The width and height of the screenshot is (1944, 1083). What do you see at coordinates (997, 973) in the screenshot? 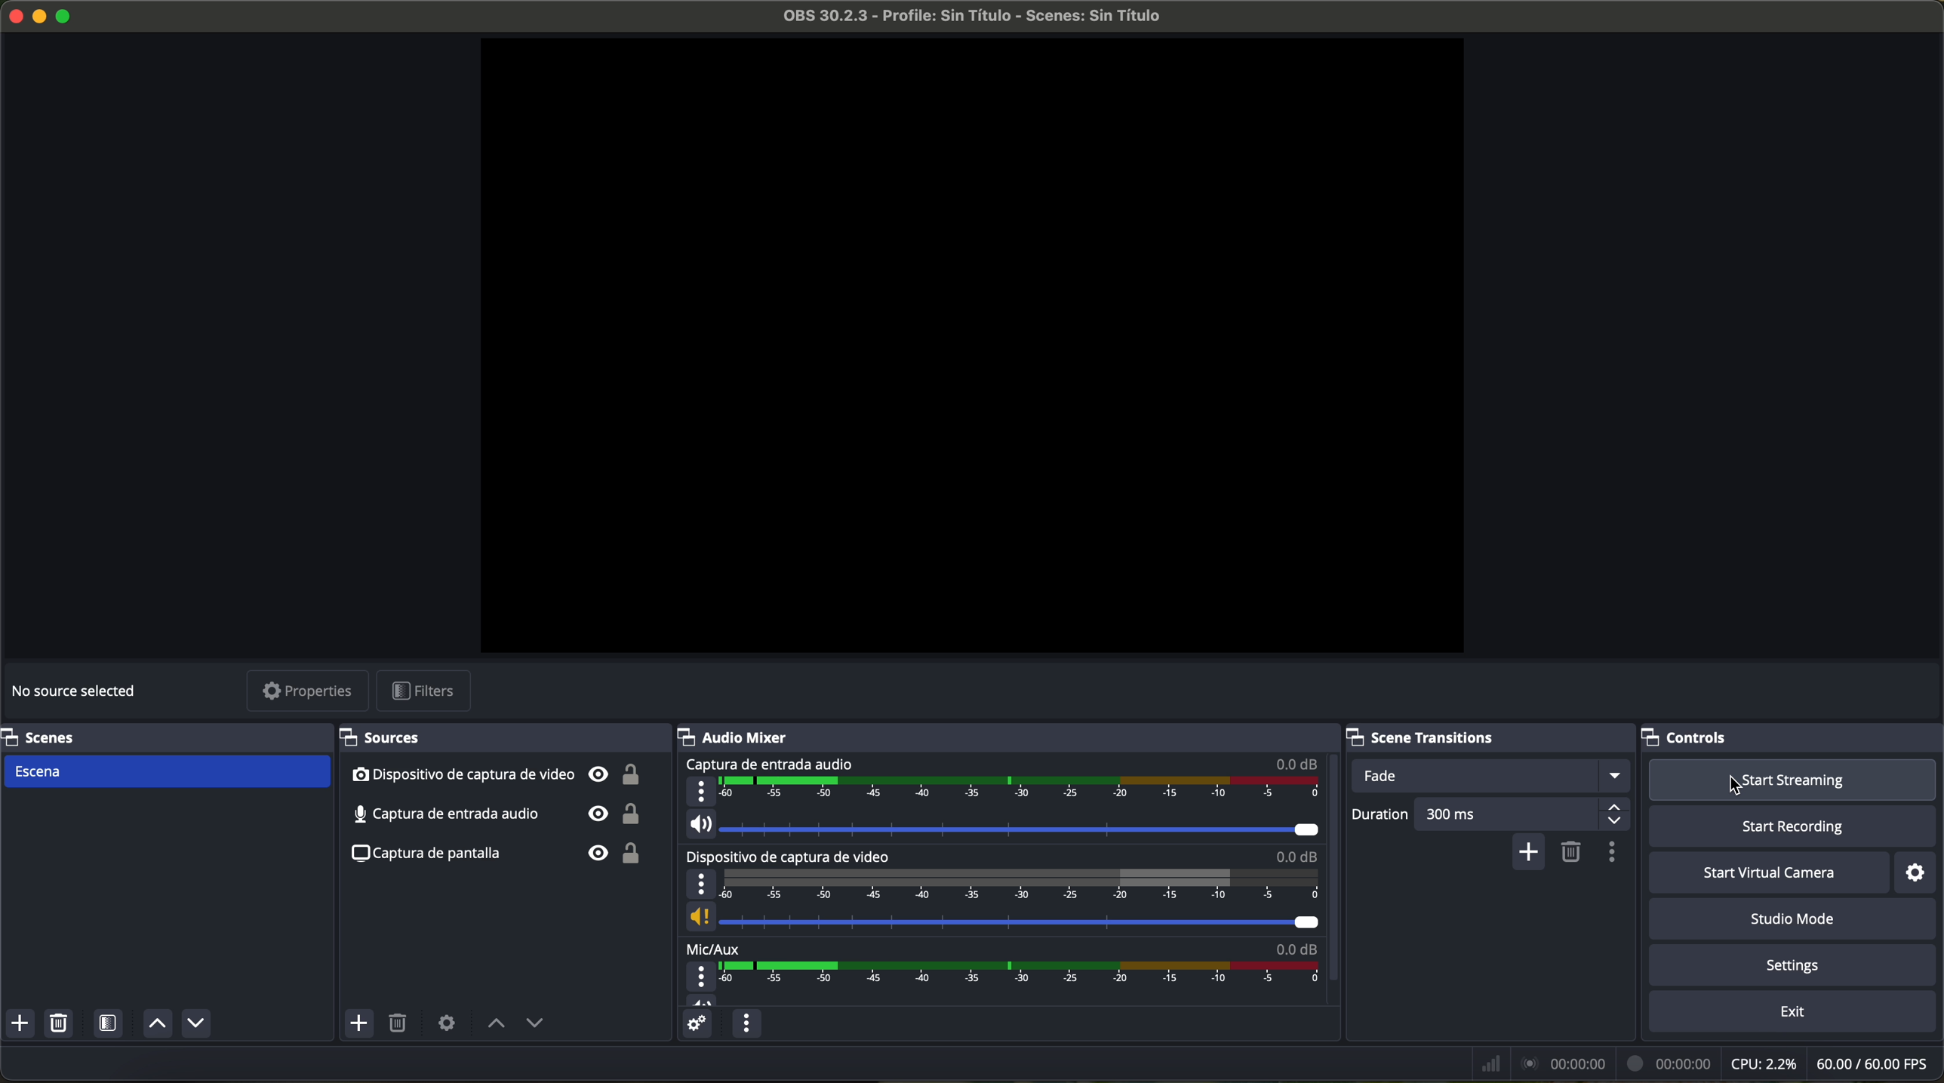
I see `Mic/Aux` at bounding box center [997, 973].